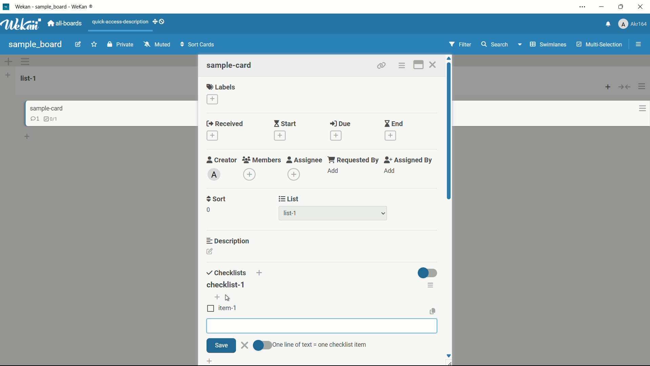 The width and height of the screenshot is (650, 366). Describe the element at coordinates (541, 44) in the screenshot. I see ` Swimlanes` at that location.